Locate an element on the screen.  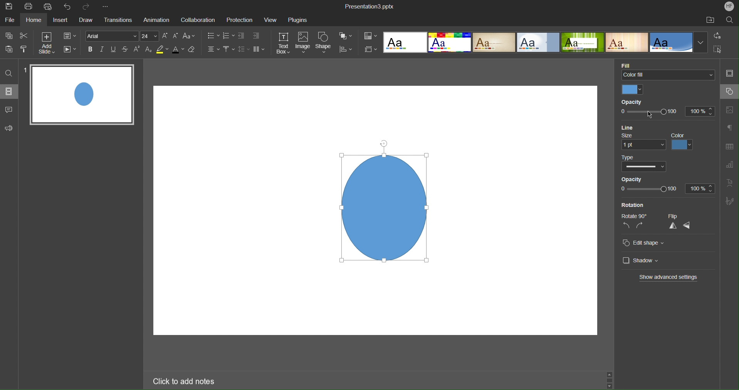
Type is located at coordinates (643, 164).